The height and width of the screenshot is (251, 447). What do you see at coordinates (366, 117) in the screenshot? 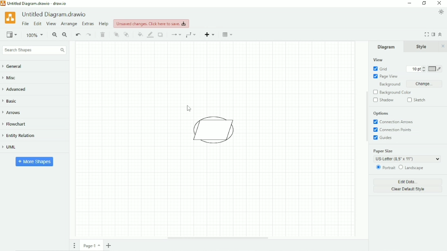
I see `Vertical scrollbar` at bounding box center [366, 117].